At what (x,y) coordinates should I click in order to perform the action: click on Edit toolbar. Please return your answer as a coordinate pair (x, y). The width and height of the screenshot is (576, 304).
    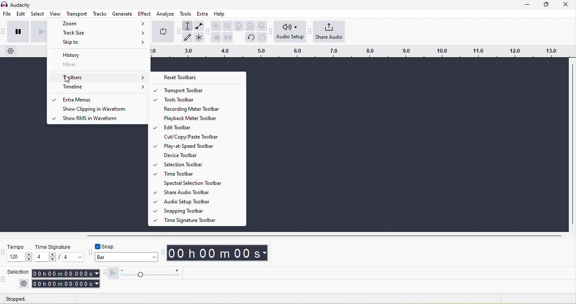
    Looking at the image, I should click on (202, 127).